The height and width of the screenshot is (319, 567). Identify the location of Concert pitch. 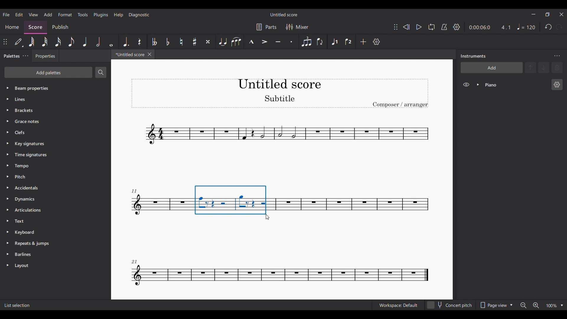
(450, 304).